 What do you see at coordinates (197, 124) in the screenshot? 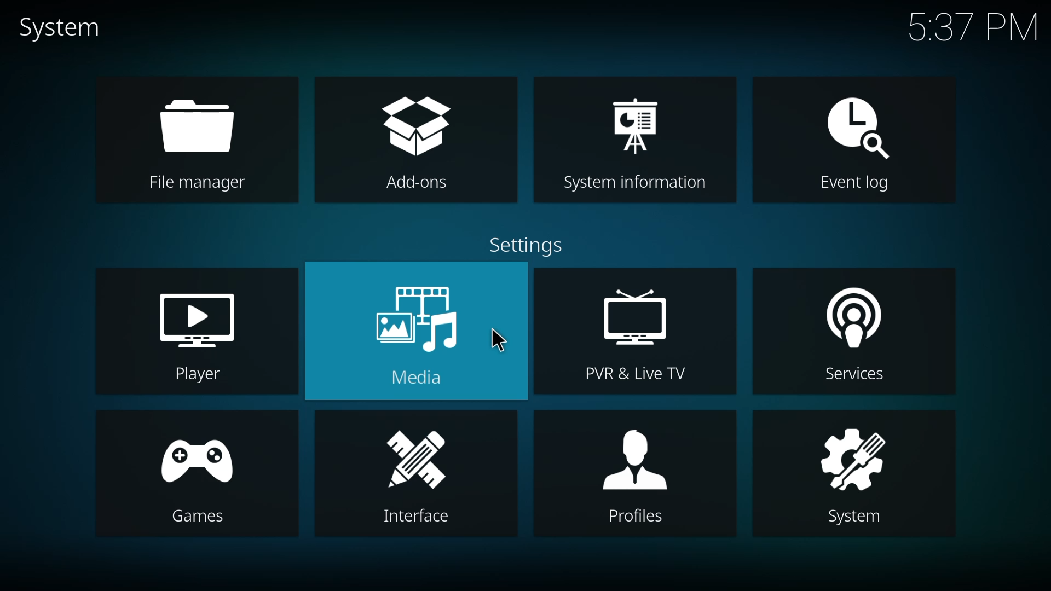
I see `file manager` at bounding box center [197, 124].